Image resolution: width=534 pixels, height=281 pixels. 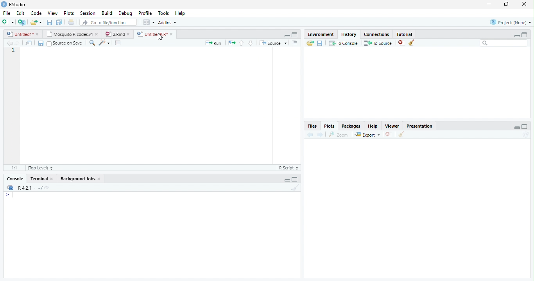 What do you see at coordinates (378, 43) in the screenshot?
I see `To Source` at bounding box center [378, 43].